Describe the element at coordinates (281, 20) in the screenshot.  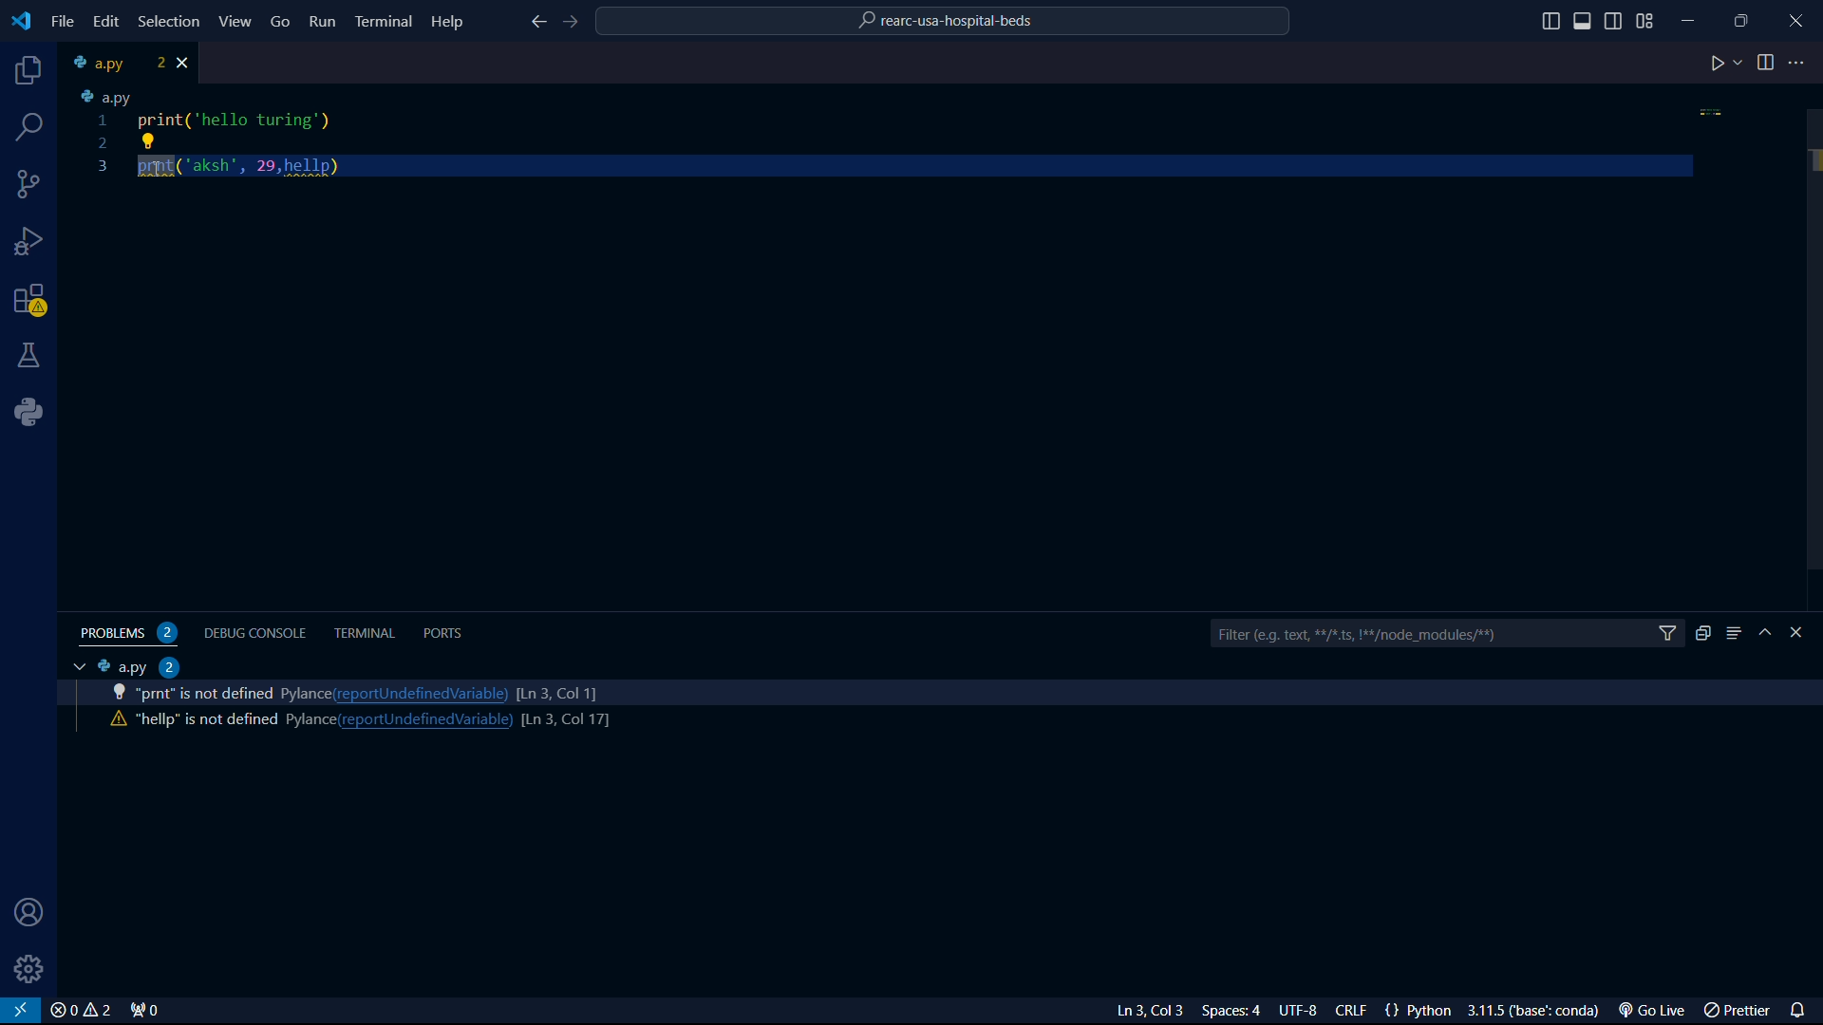
I see `Go` at that location.